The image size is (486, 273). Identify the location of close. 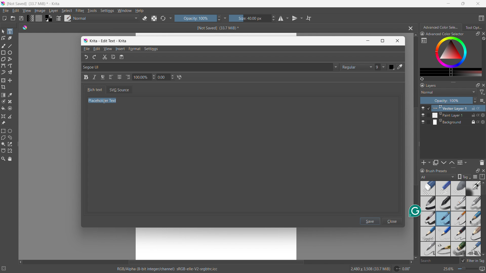
(478, 4).